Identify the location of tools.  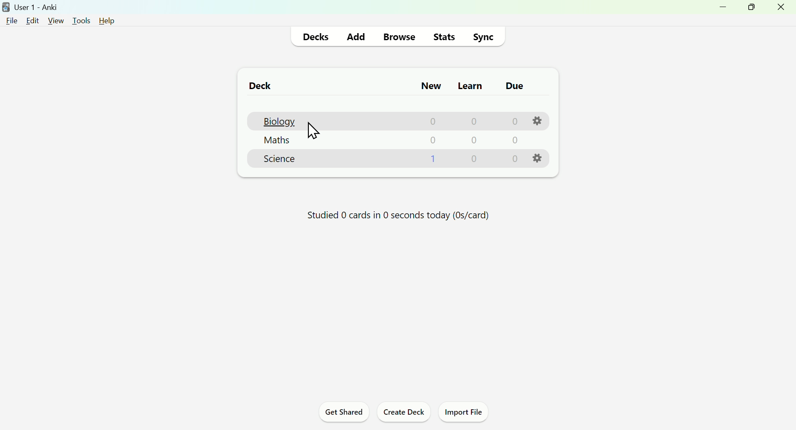
(81, 21).